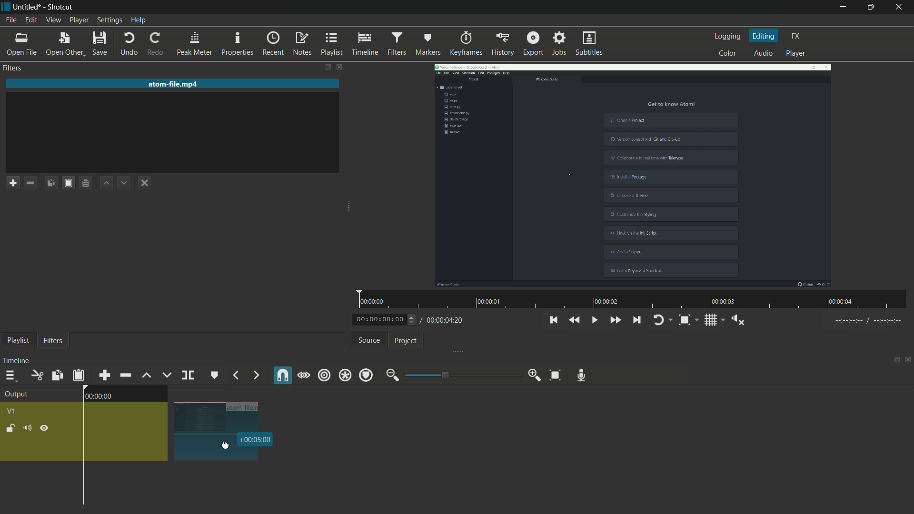 The image size is (914, 514). I want to click on ripple all track, so click(346, 375).